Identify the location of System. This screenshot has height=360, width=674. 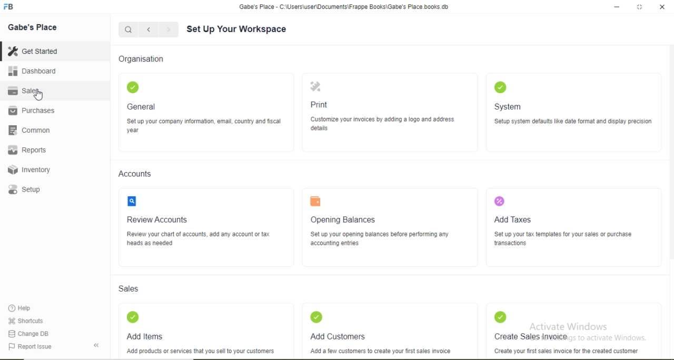
(511, 106).